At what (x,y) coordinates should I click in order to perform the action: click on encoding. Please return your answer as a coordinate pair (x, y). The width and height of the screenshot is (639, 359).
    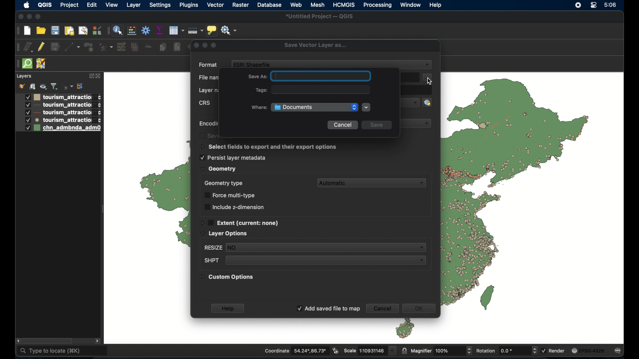
    Looking at the image, I should click on (209, 123).